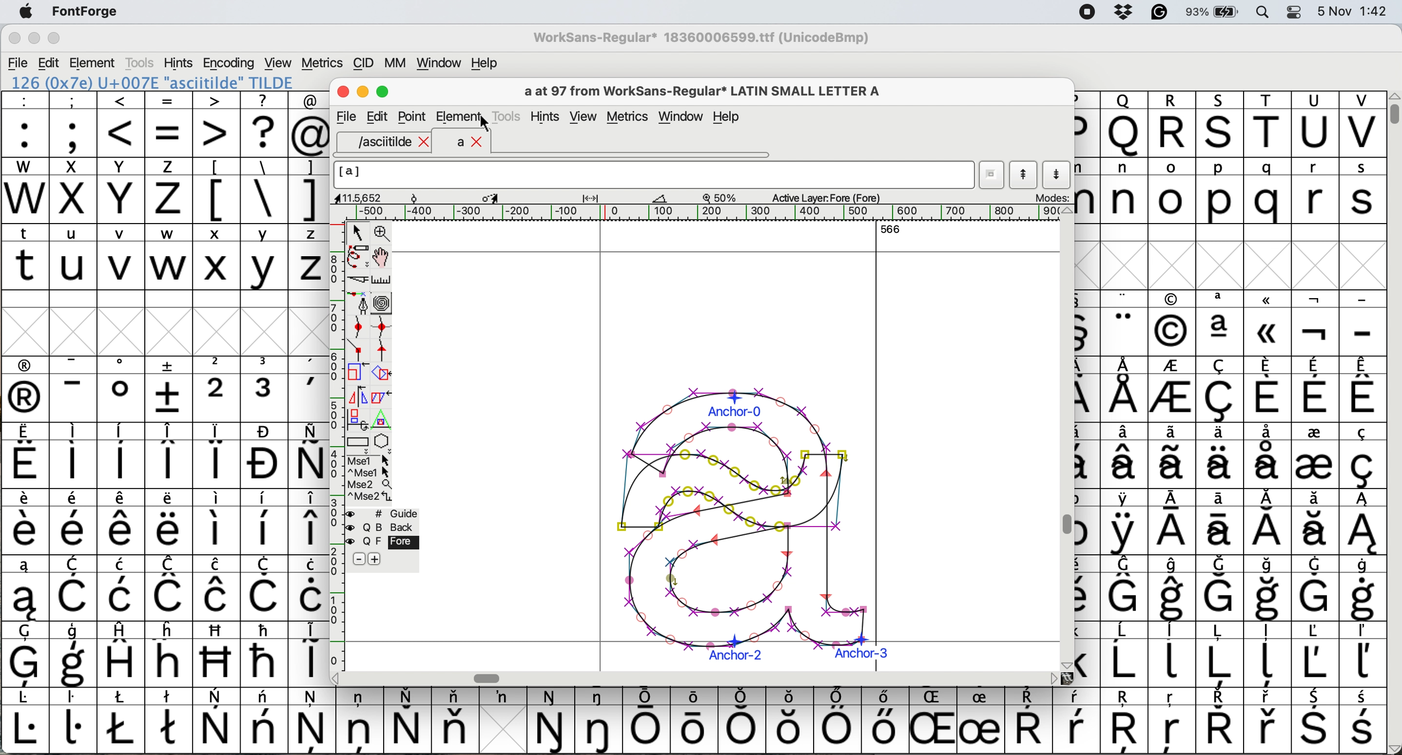 This screenshot has height=755, width=1402. I want to click on glyph copied and pasted, so click(732, 491).